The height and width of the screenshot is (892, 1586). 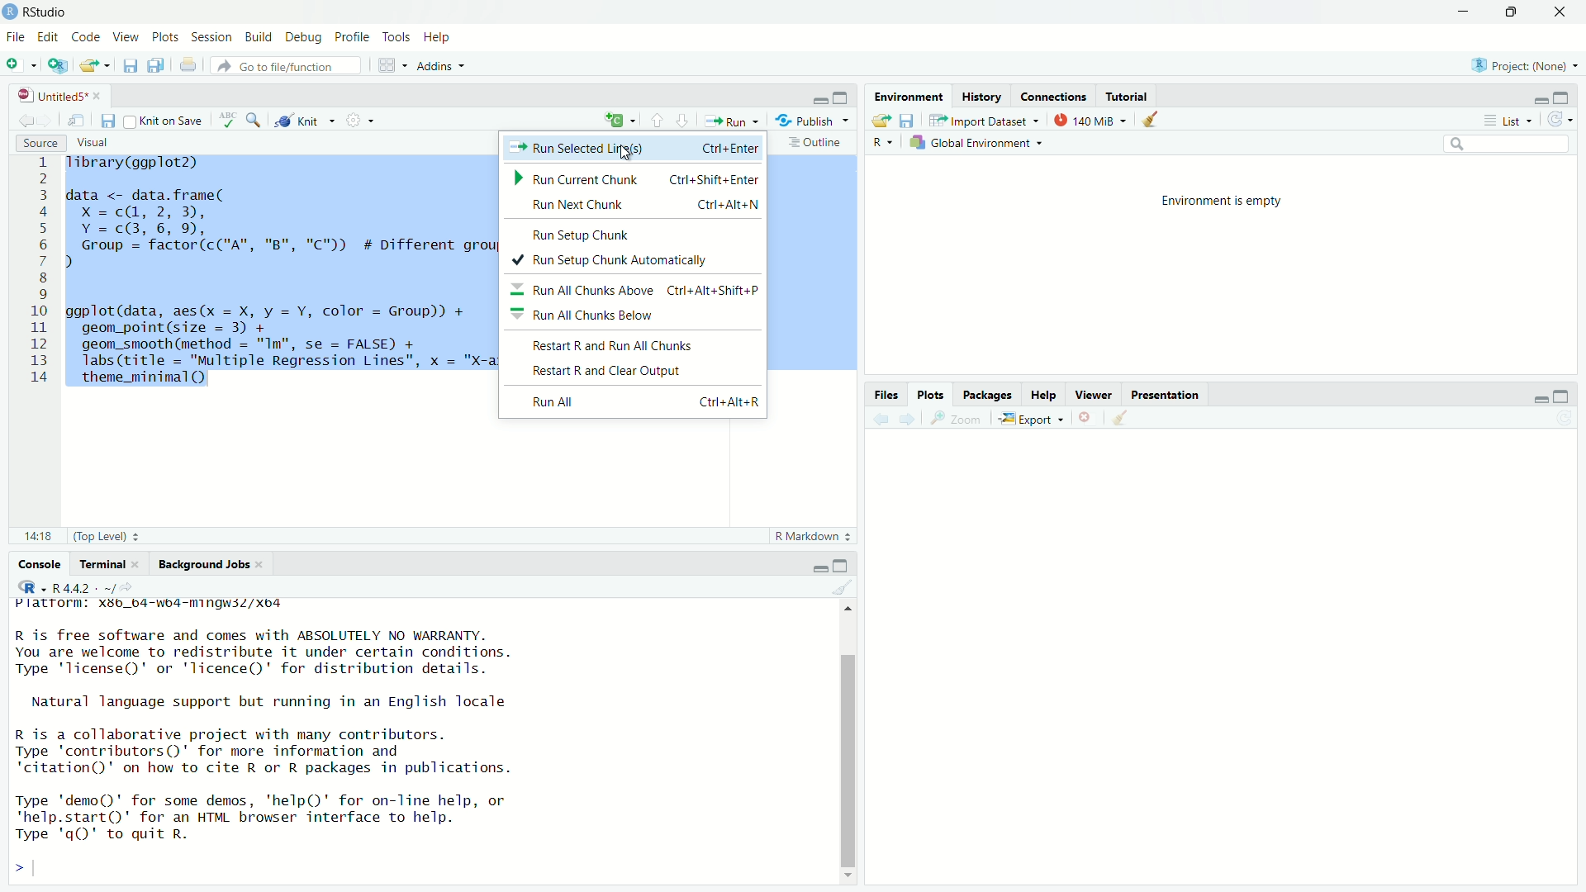 What do you see at coordinates (352, 38) in the screenshot?
I see `Profile` at bounding box center [352, 38].